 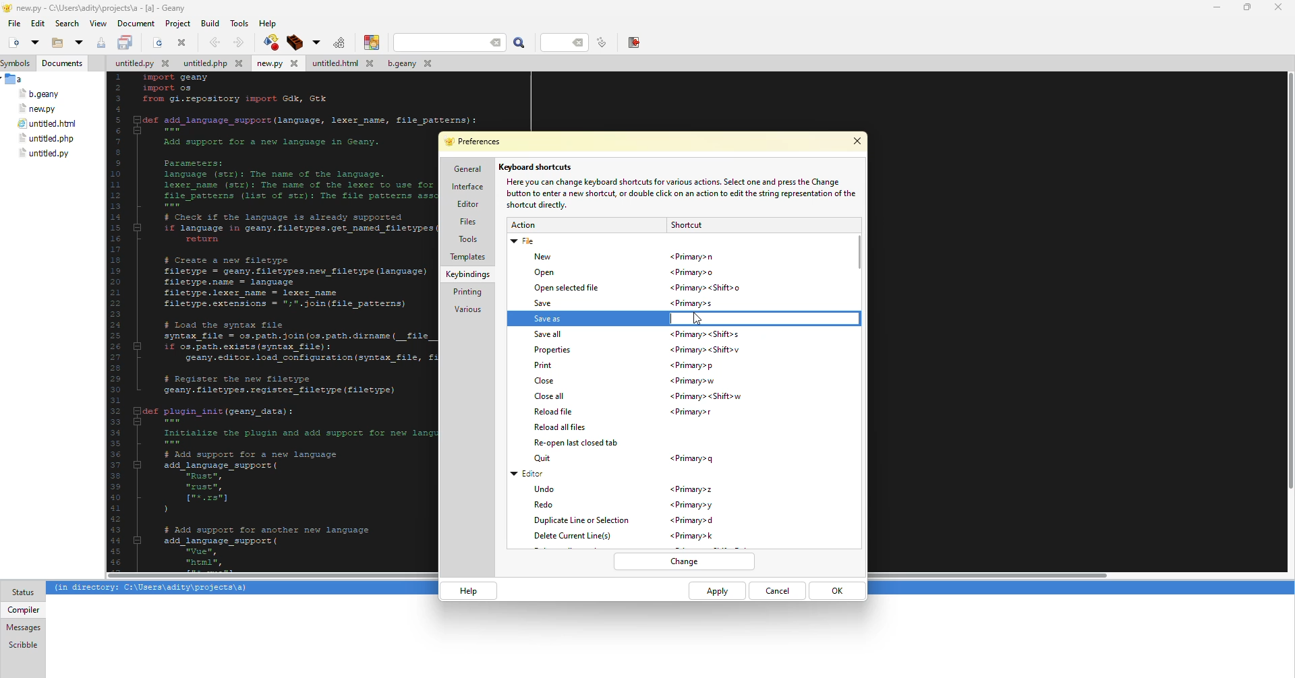 What do you see at coordinates (689, 520) in the screenshot?
I see `shortcut` at bounding box center [689, 520].